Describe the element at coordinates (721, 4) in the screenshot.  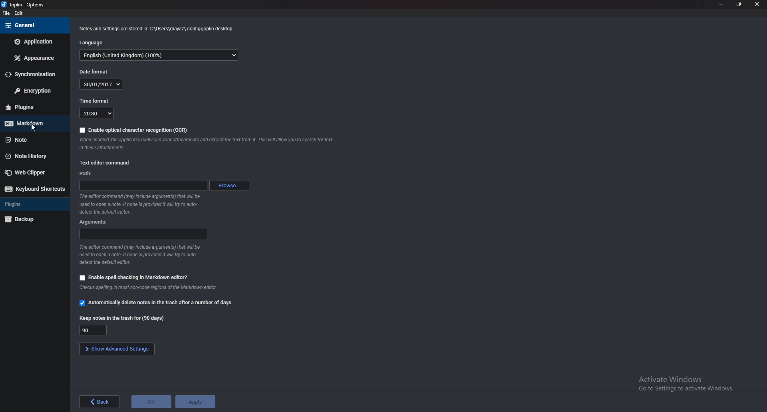
I see `minimize` at that location.